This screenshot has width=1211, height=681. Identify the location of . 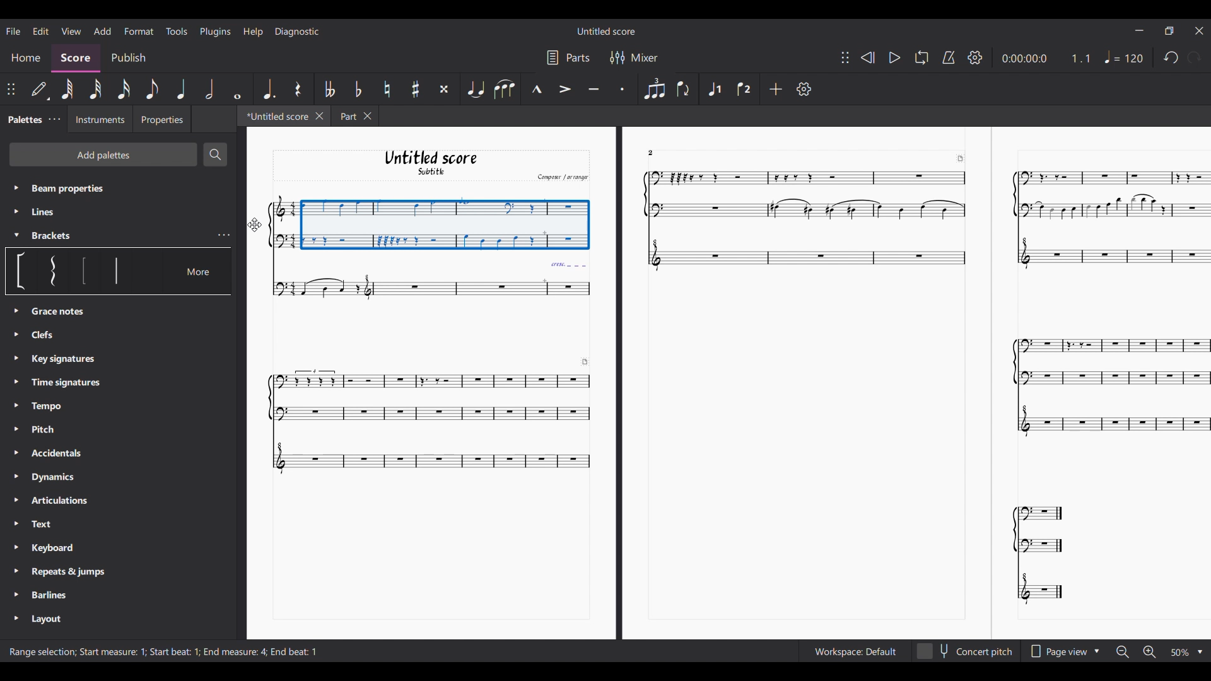
(15, 451).